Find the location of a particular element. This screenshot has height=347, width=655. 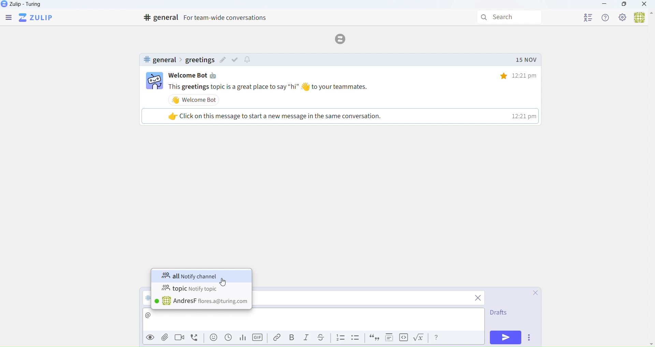

Users is located at coordinates (643, 18).